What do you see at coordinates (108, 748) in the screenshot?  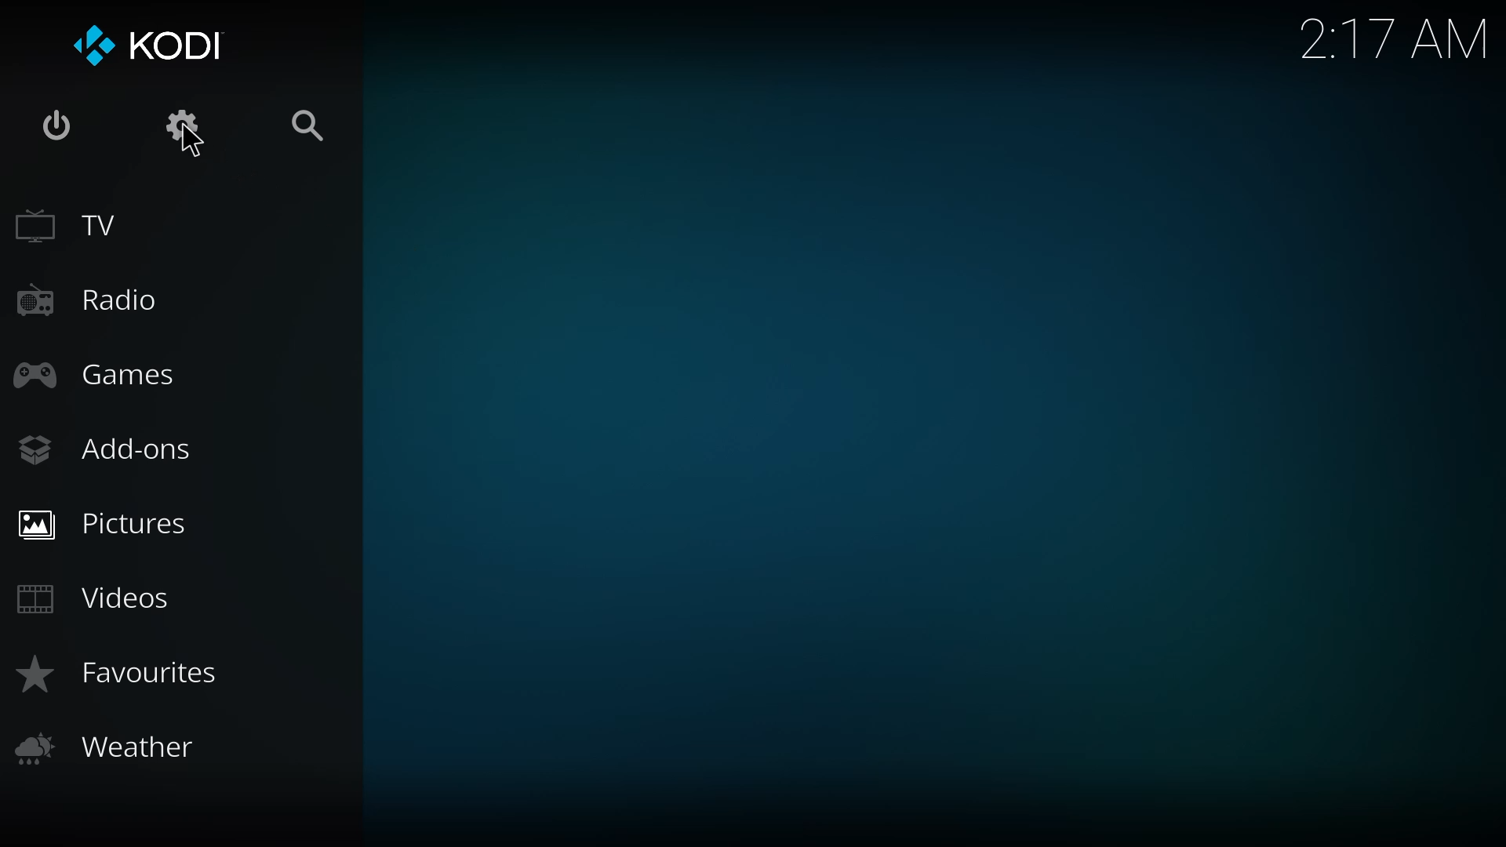 I see `weather` at bounding box center [108, 748].